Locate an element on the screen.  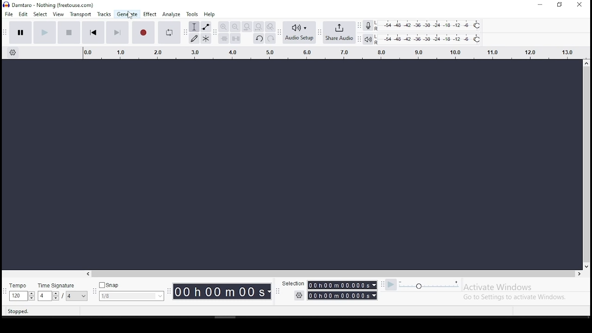
minimize is located at coordinates (540, 5).